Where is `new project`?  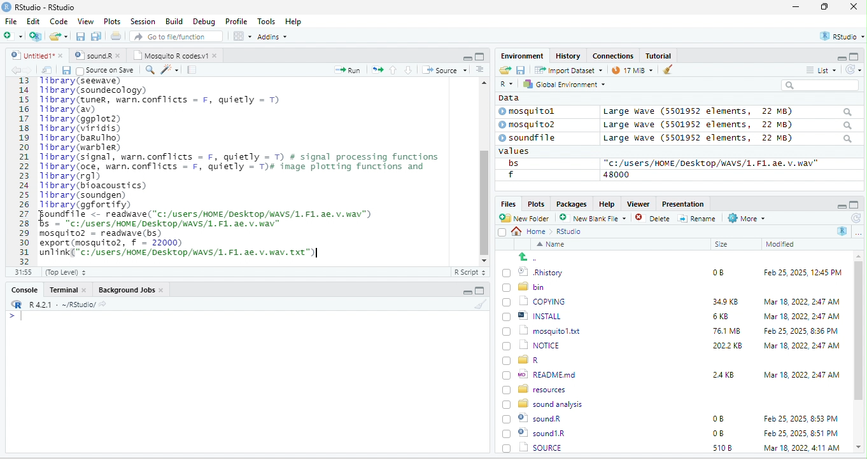 new project is located at coordinates (36, 36).